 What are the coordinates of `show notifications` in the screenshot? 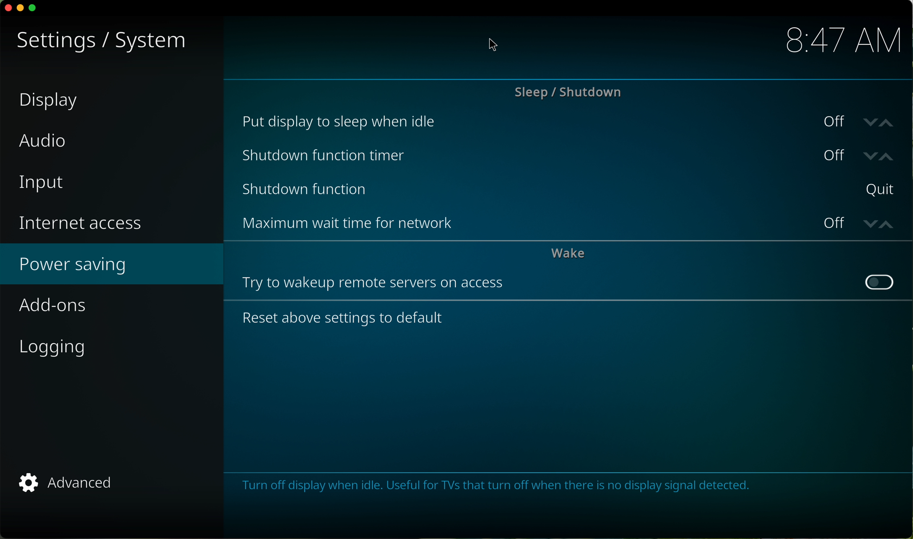 It's located at (571, 156).